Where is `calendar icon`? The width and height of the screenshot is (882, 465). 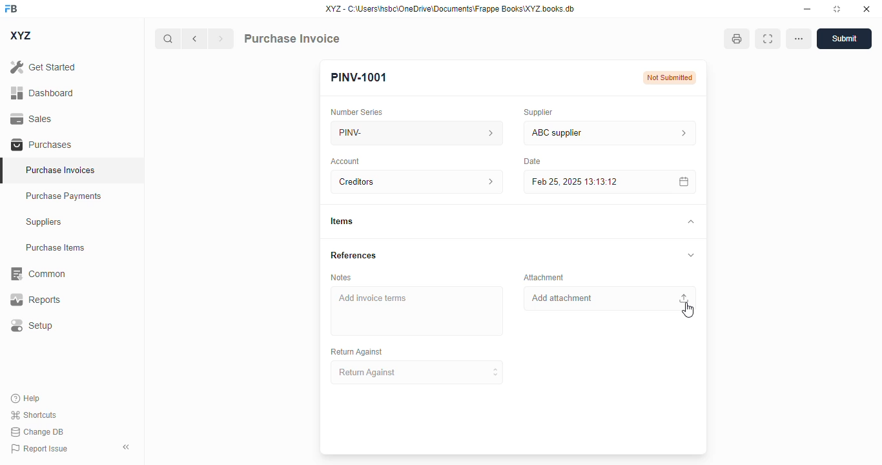
calendar icon is located at coordinates (681, 181).